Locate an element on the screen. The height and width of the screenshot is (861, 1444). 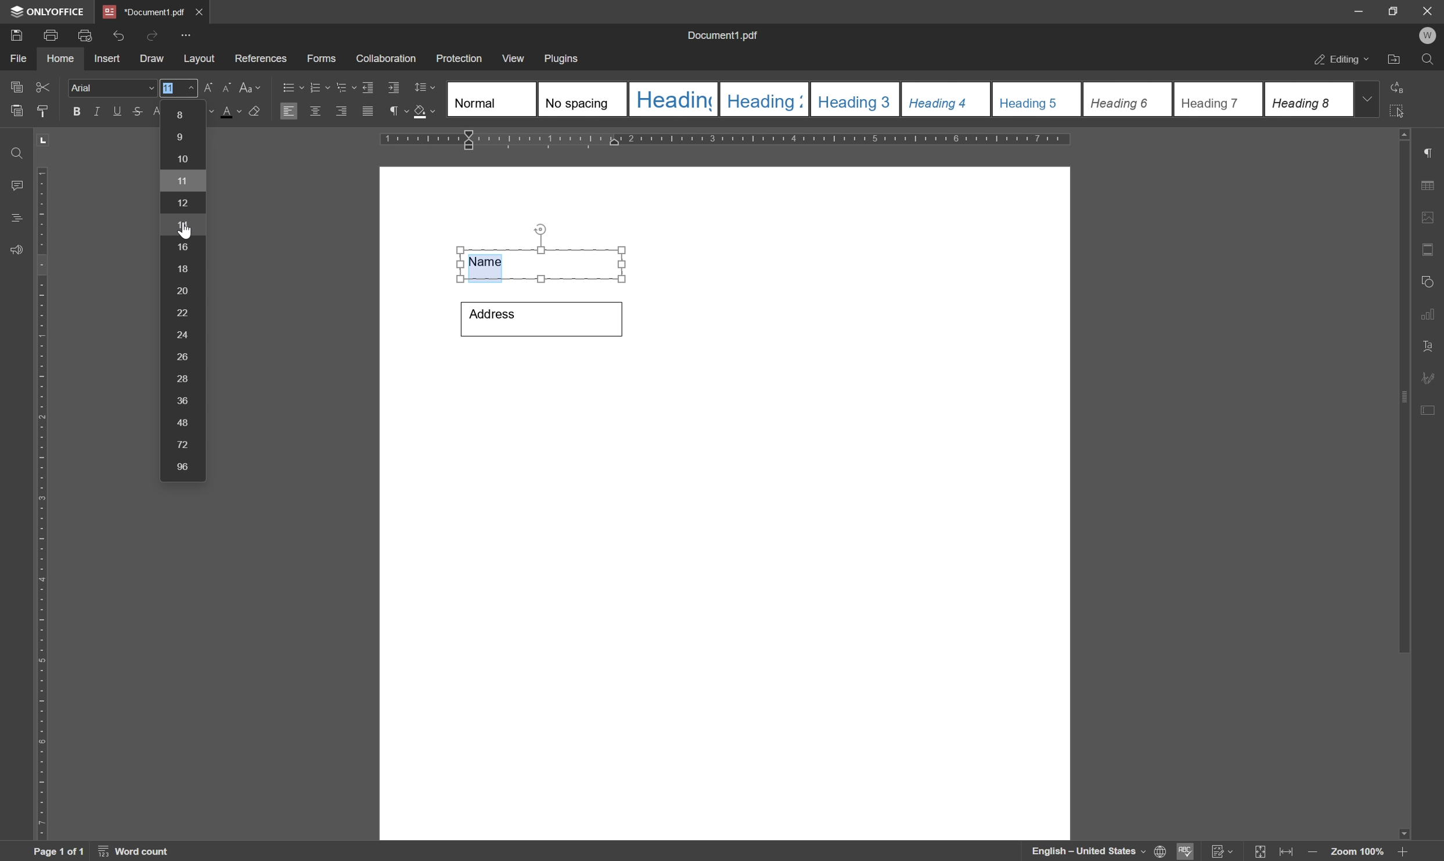
strikethrough is located at coordinates (136, 113).